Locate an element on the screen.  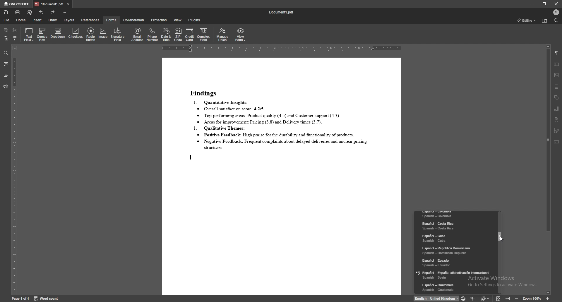
text box is located at coordinates (556, 142).